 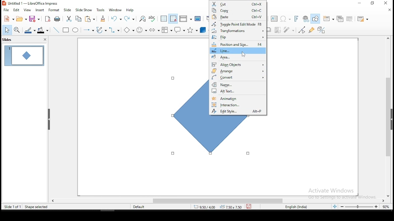 What do you see at coordinates (238, 37) in the screenshot?
I see `flip` at bounding box center [238, 37].